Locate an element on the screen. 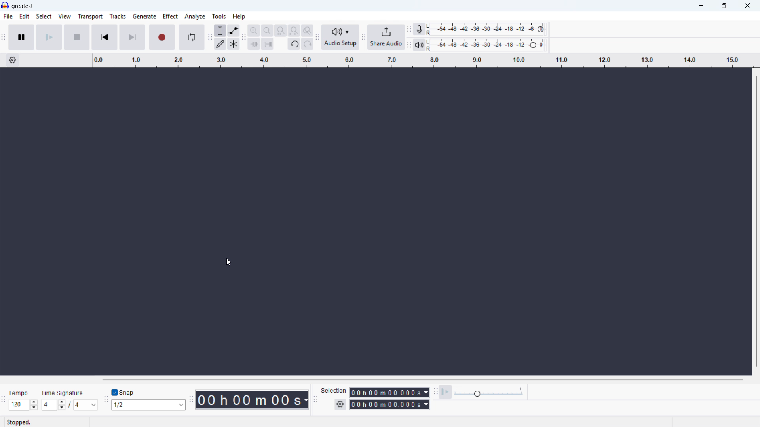 This screenshot has width=760, height=427. Tools toolbar  is located at coordinates (209, 37).